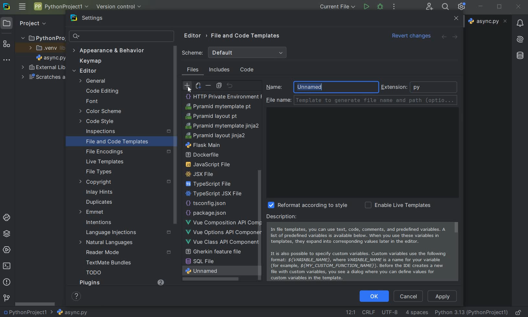 The height and width of the screenshot is (317, 528). I want to click on appearance & behavior, so click(108, 51).